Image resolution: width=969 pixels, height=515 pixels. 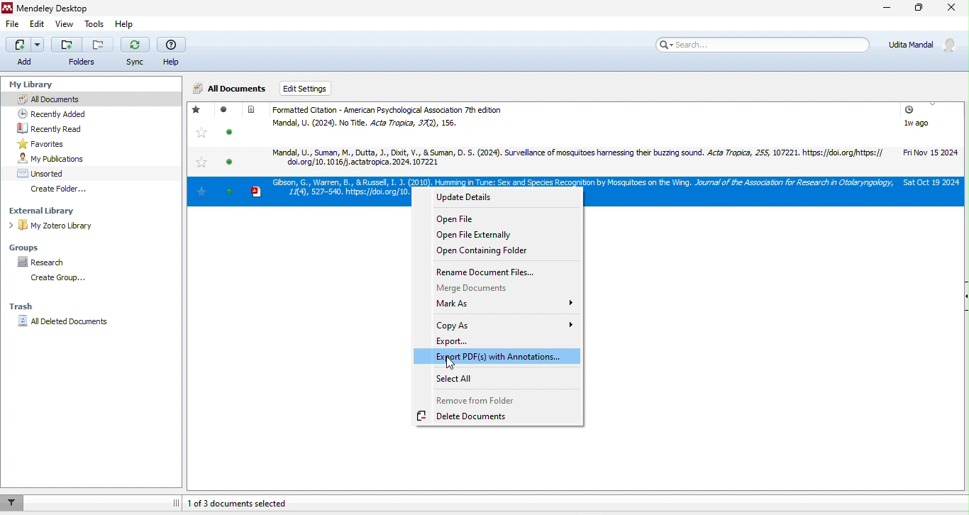 What do you see at coordinates (469, 221) in the screenshot?
I see `open file` at bounding box center [469, 221].